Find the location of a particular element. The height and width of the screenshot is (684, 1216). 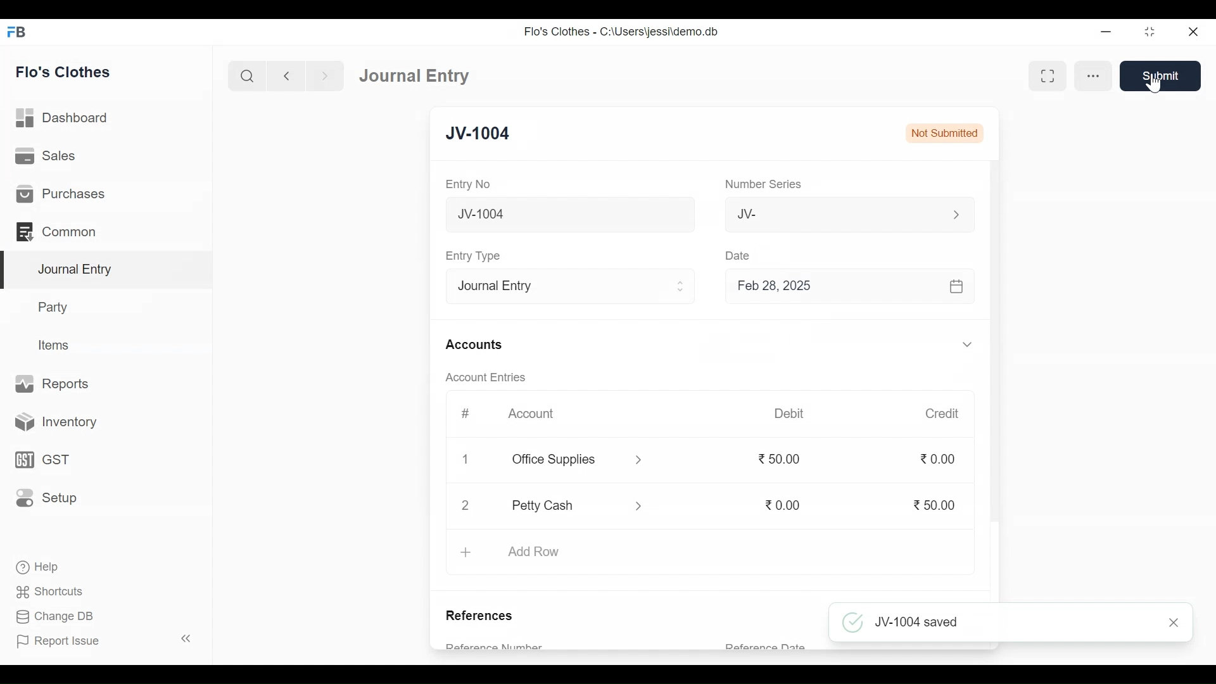

Entry Type is located at coordinates (560, 287).